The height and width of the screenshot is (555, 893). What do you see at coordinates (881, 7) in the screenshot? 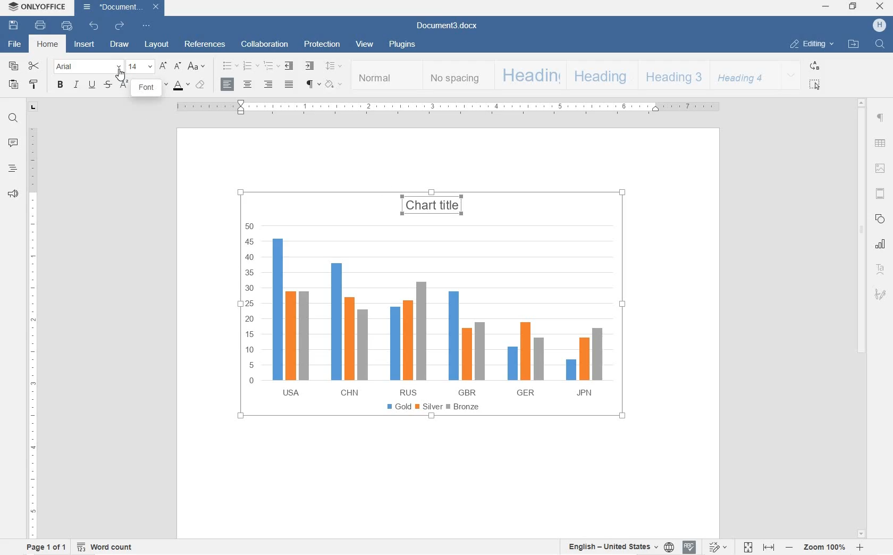
I see `CLOSE` at bounding box center [881, 7].